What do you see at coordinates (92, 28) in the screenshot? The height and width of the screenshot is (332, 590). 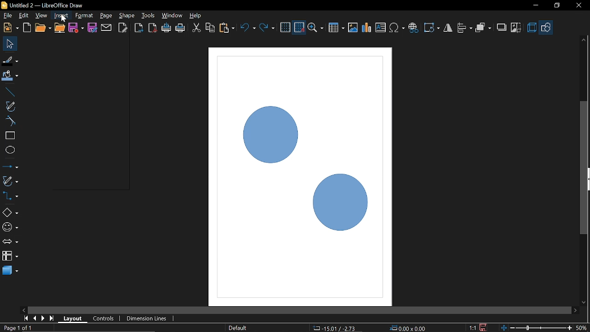 I see `Save as` at bounding box center [92, 28].